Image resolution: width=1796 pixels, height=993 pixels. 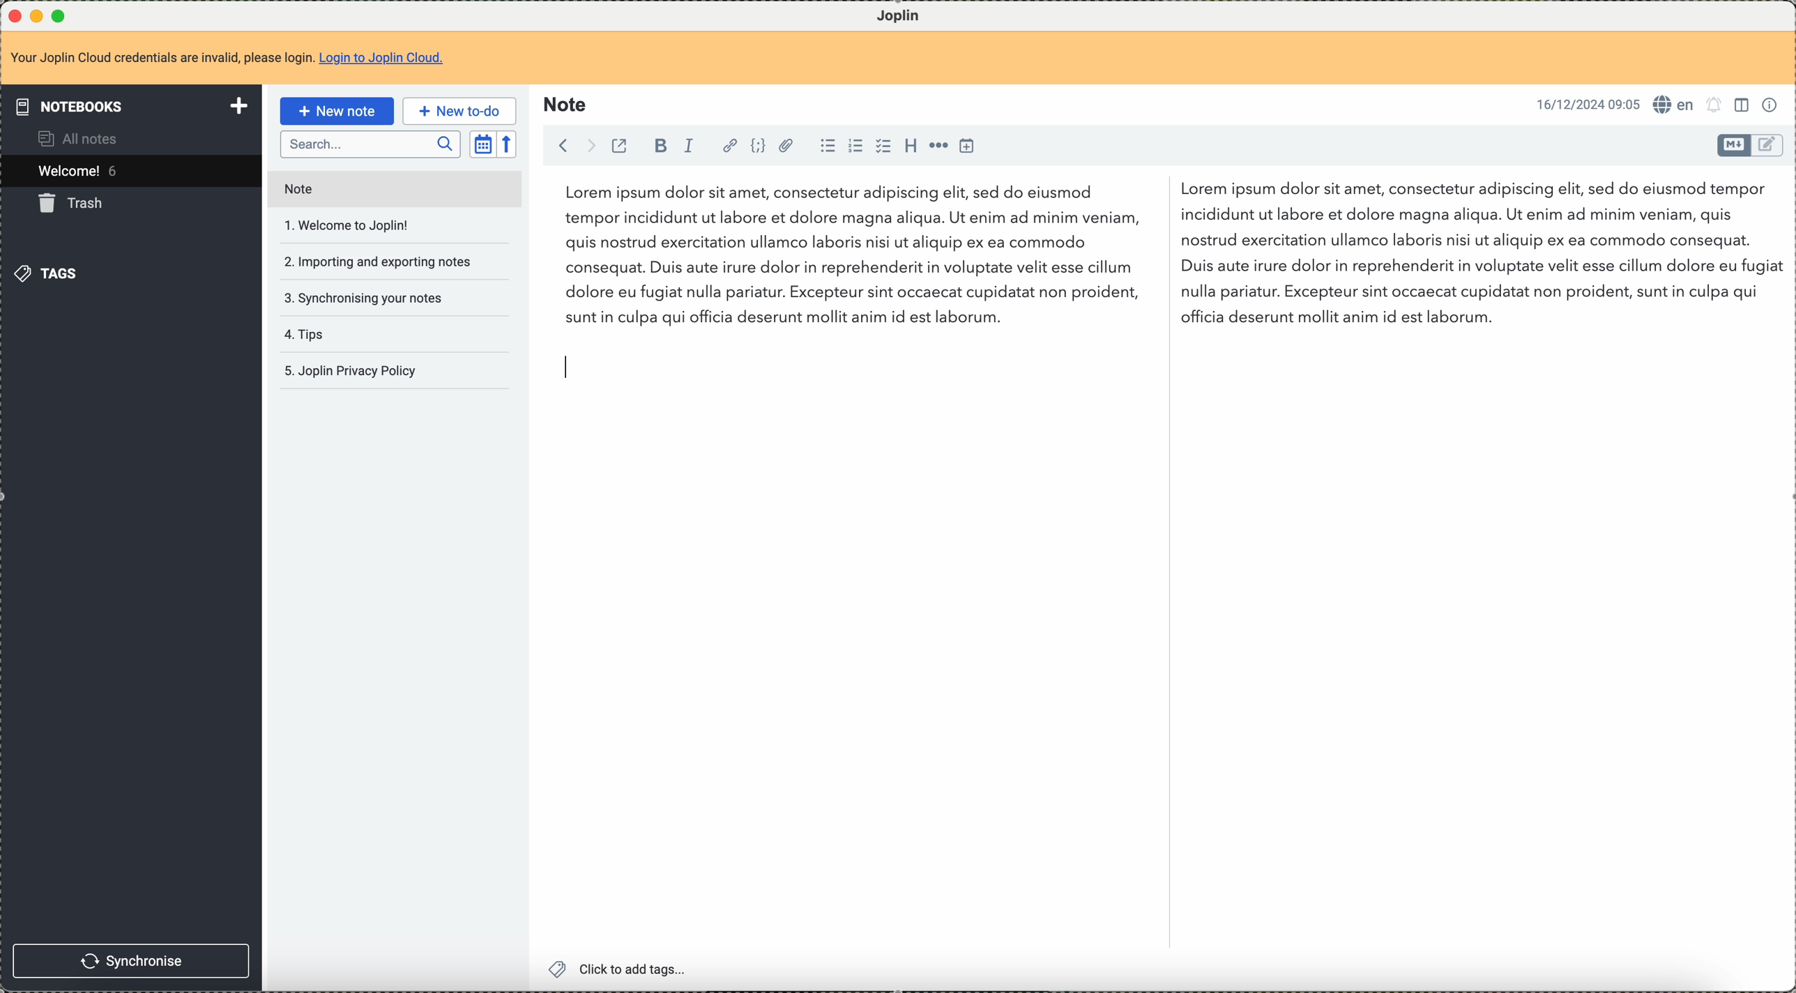 I want to click on checkbox, so click(x=882, y=146).